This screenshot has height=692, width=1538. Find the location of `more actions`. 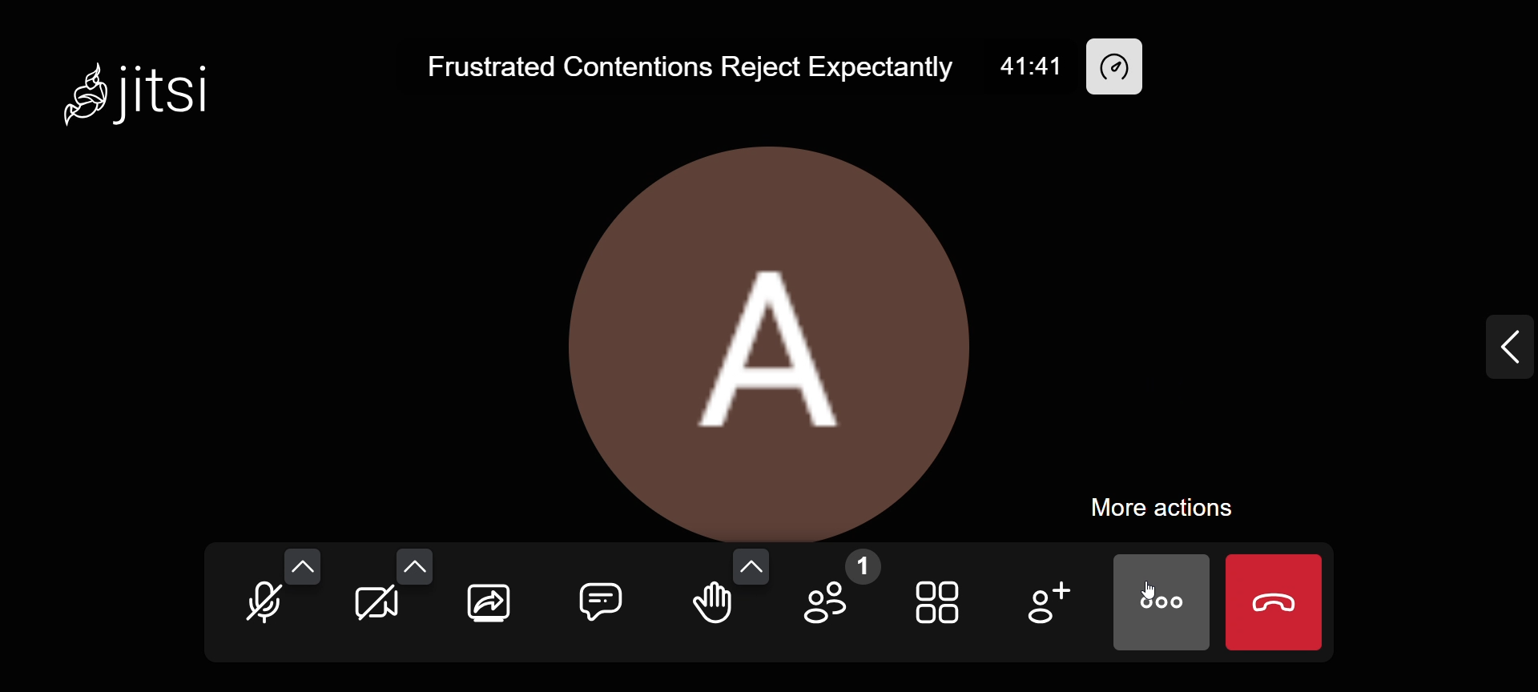

more actions is located at coordinates (1159, 598).